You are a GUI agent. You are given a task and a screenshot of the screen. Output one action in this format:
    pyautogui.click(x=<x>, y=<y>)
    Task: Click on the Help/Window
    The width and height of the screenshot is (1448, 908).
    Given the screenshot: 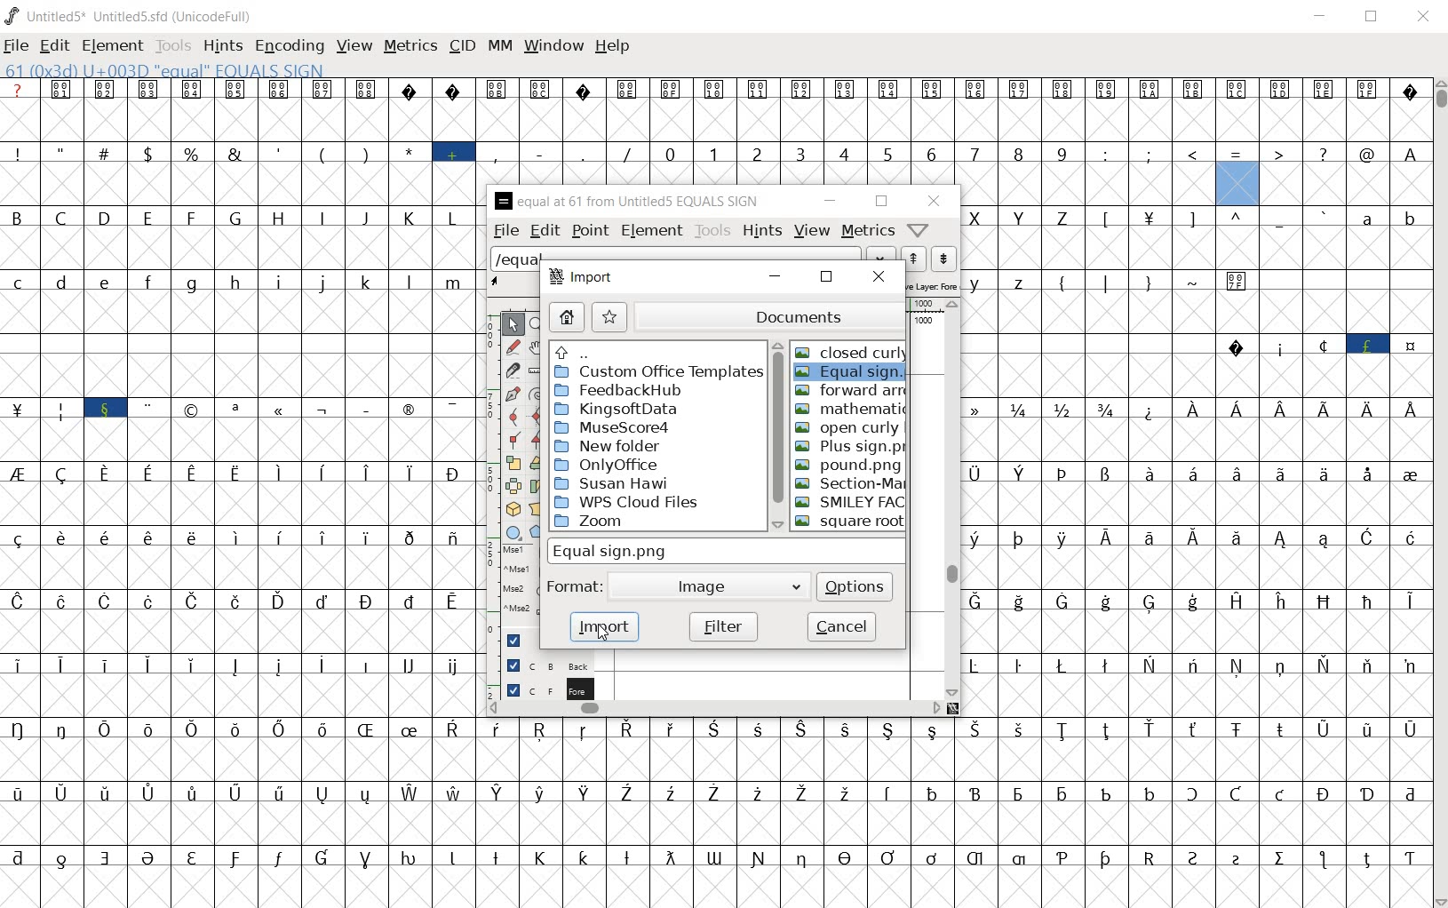 What is the action you would take?
    pyautogui.click(x=919, y=229)
    